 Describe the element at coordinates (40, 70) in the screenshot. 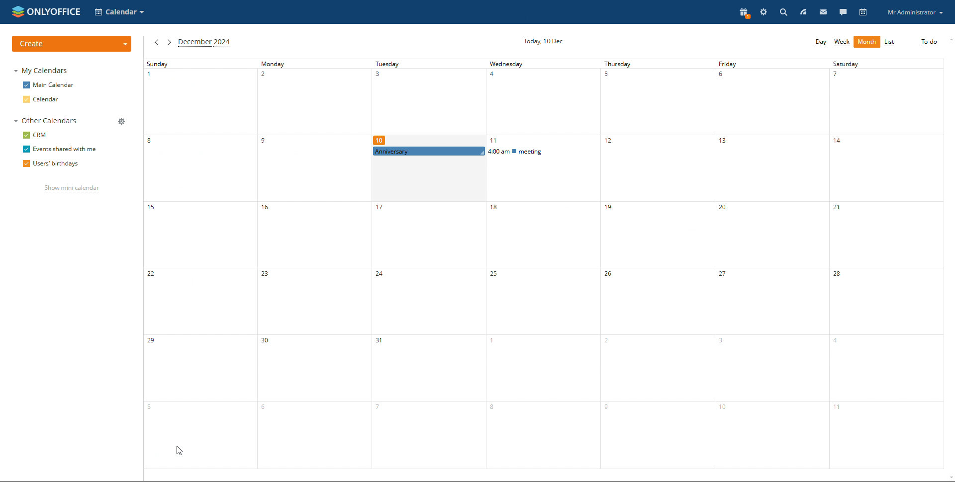

I see `my calendars` at that location.